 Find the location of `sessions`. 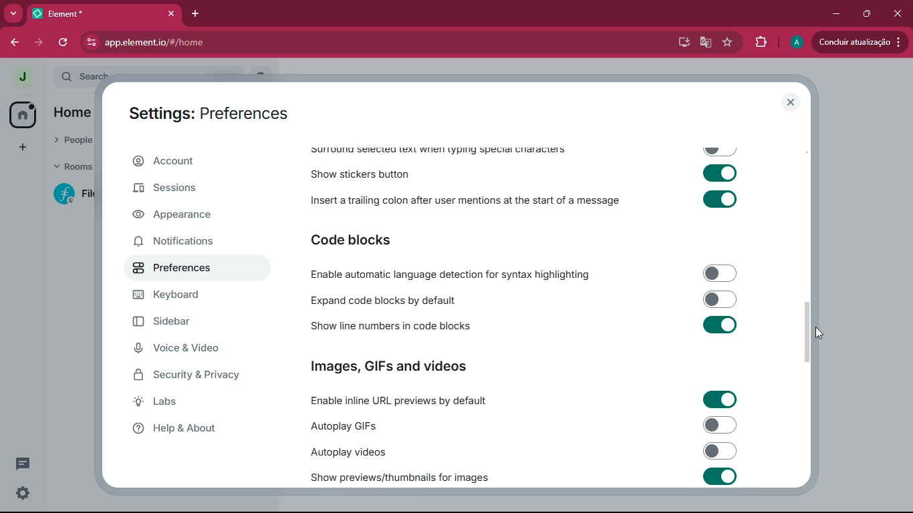

sessions is located at coordinates (190, 187).